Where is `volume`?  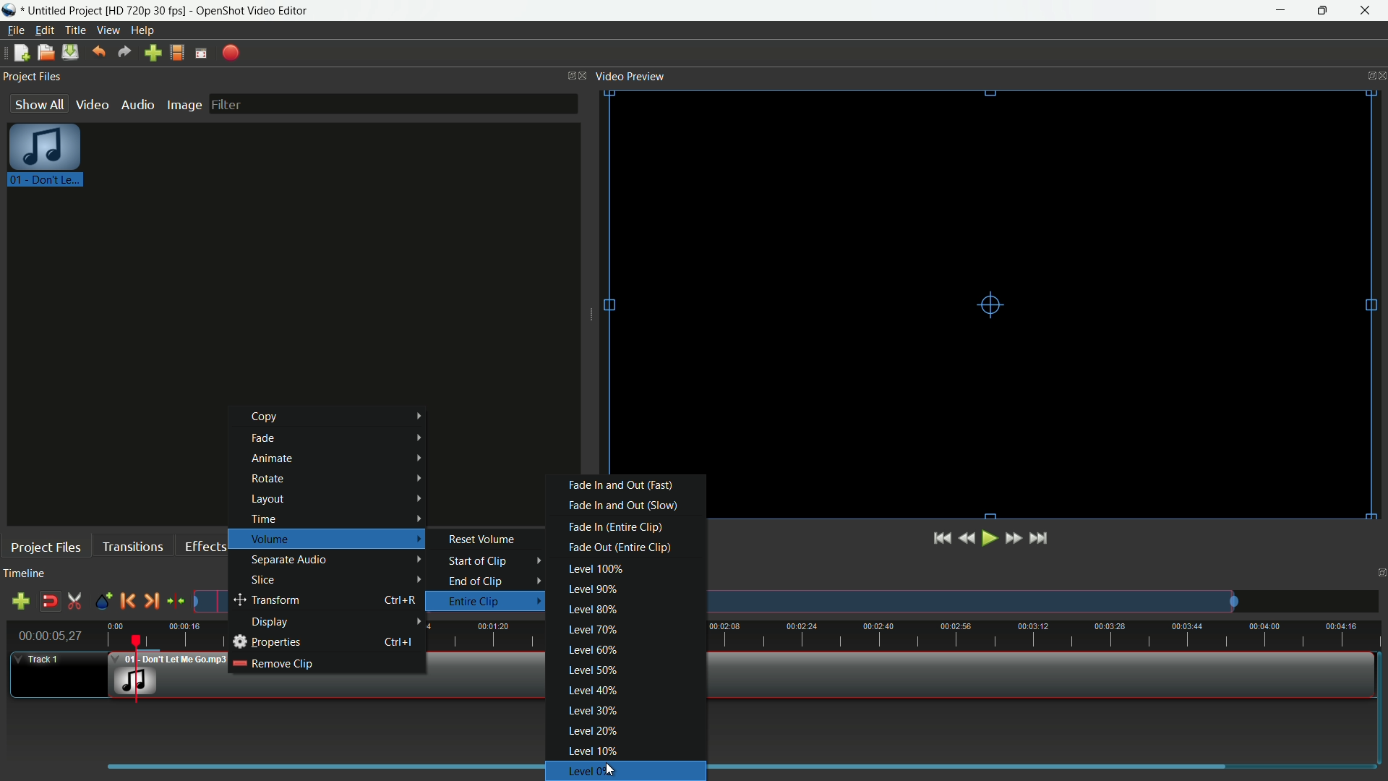
volume is located at coordinates (335, 539).